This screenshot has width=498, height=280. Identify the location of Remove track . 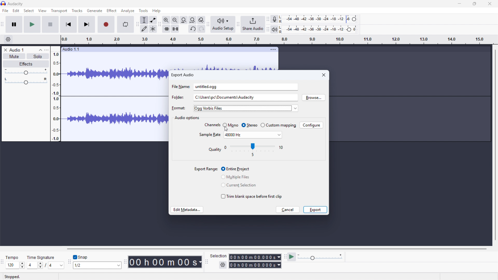
(6, 50).